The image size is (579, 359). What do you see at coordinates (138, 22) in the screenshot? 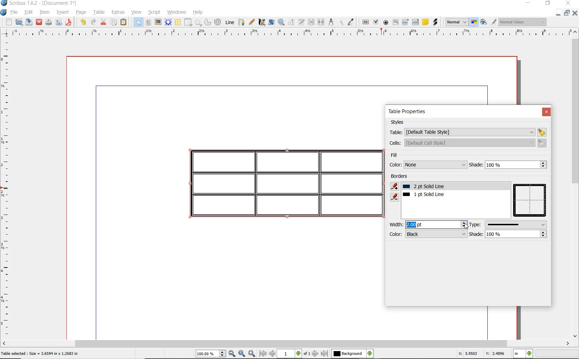
I see `select item` at bounding box center [138, 22].